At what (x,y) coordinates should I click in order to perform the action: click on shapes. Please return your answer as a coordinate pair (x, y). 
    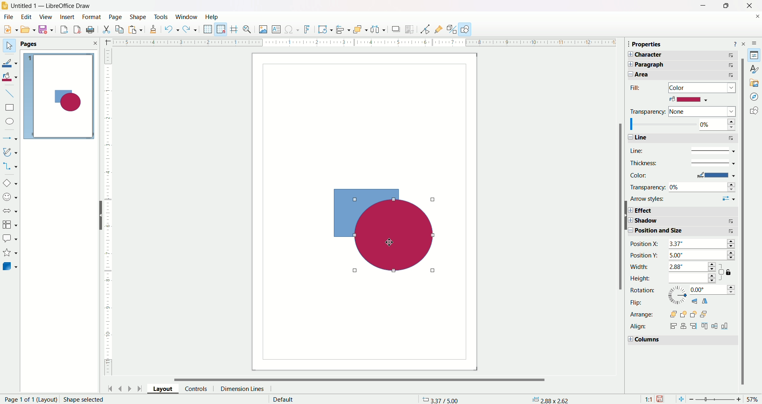
    Looking at the image, I should click on (385, 231).